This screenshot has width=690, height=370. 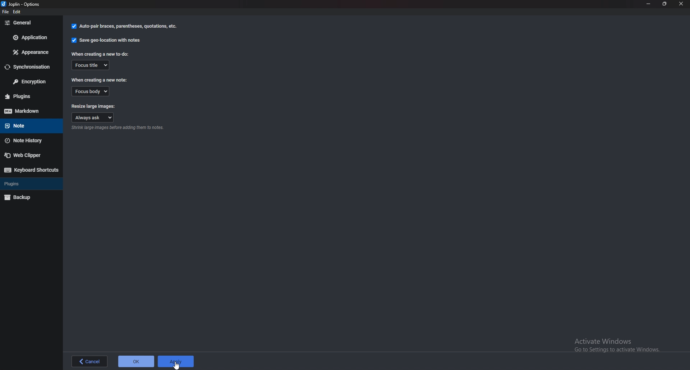 I want to click on Resize large images, so click(x=100, y=106).